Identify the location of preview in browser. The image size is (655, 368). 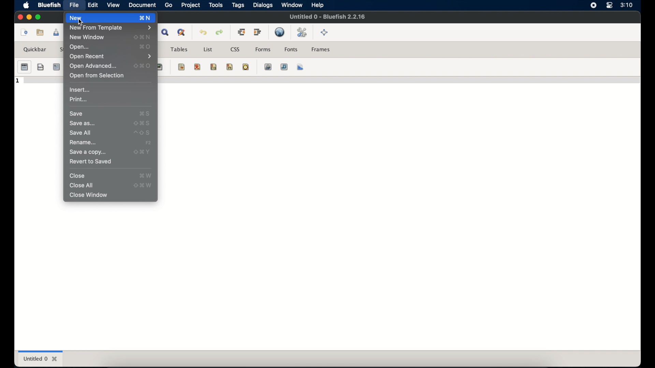
(280, 32).